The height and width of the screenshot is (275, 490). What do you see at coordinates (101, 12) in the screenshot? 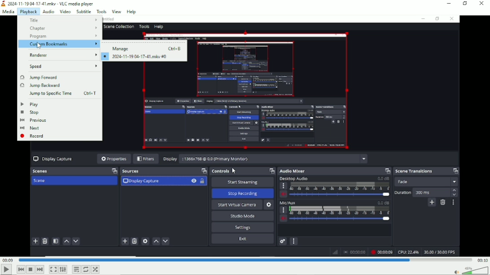
I see `Tools` at bounding box center [101, 12].